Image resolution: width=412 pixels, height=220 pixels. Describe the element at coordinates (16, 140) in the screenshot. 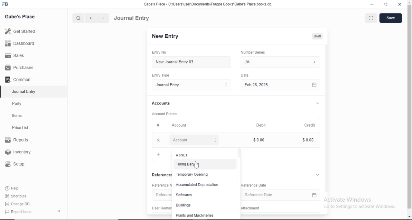

I see `Reports` at that location.